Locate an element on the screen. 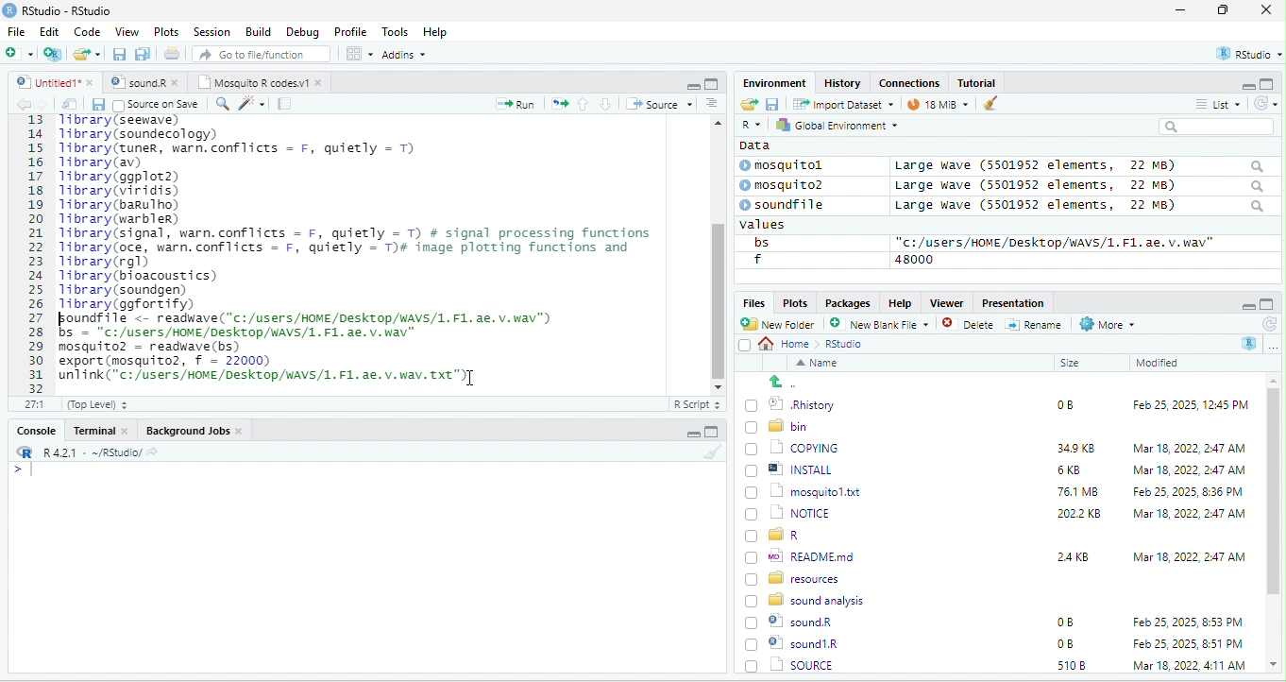  new is located at coordinates (19, 52).